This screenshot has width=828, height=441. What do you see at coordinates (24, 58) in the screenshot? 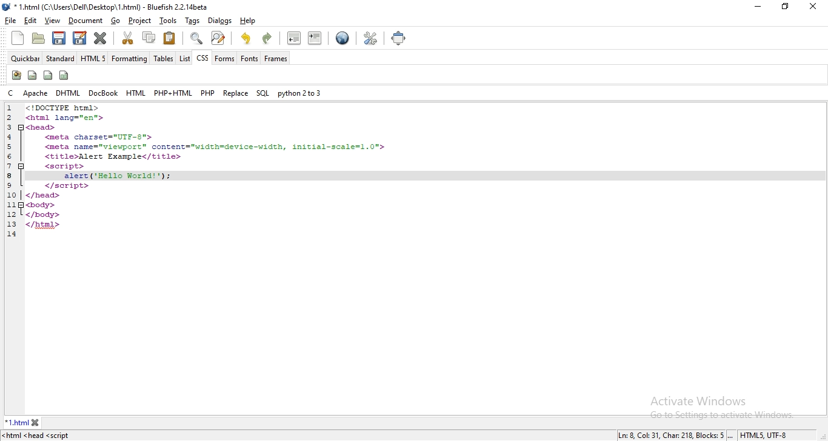
I see `quickbar` at bounding box center [24, 58].